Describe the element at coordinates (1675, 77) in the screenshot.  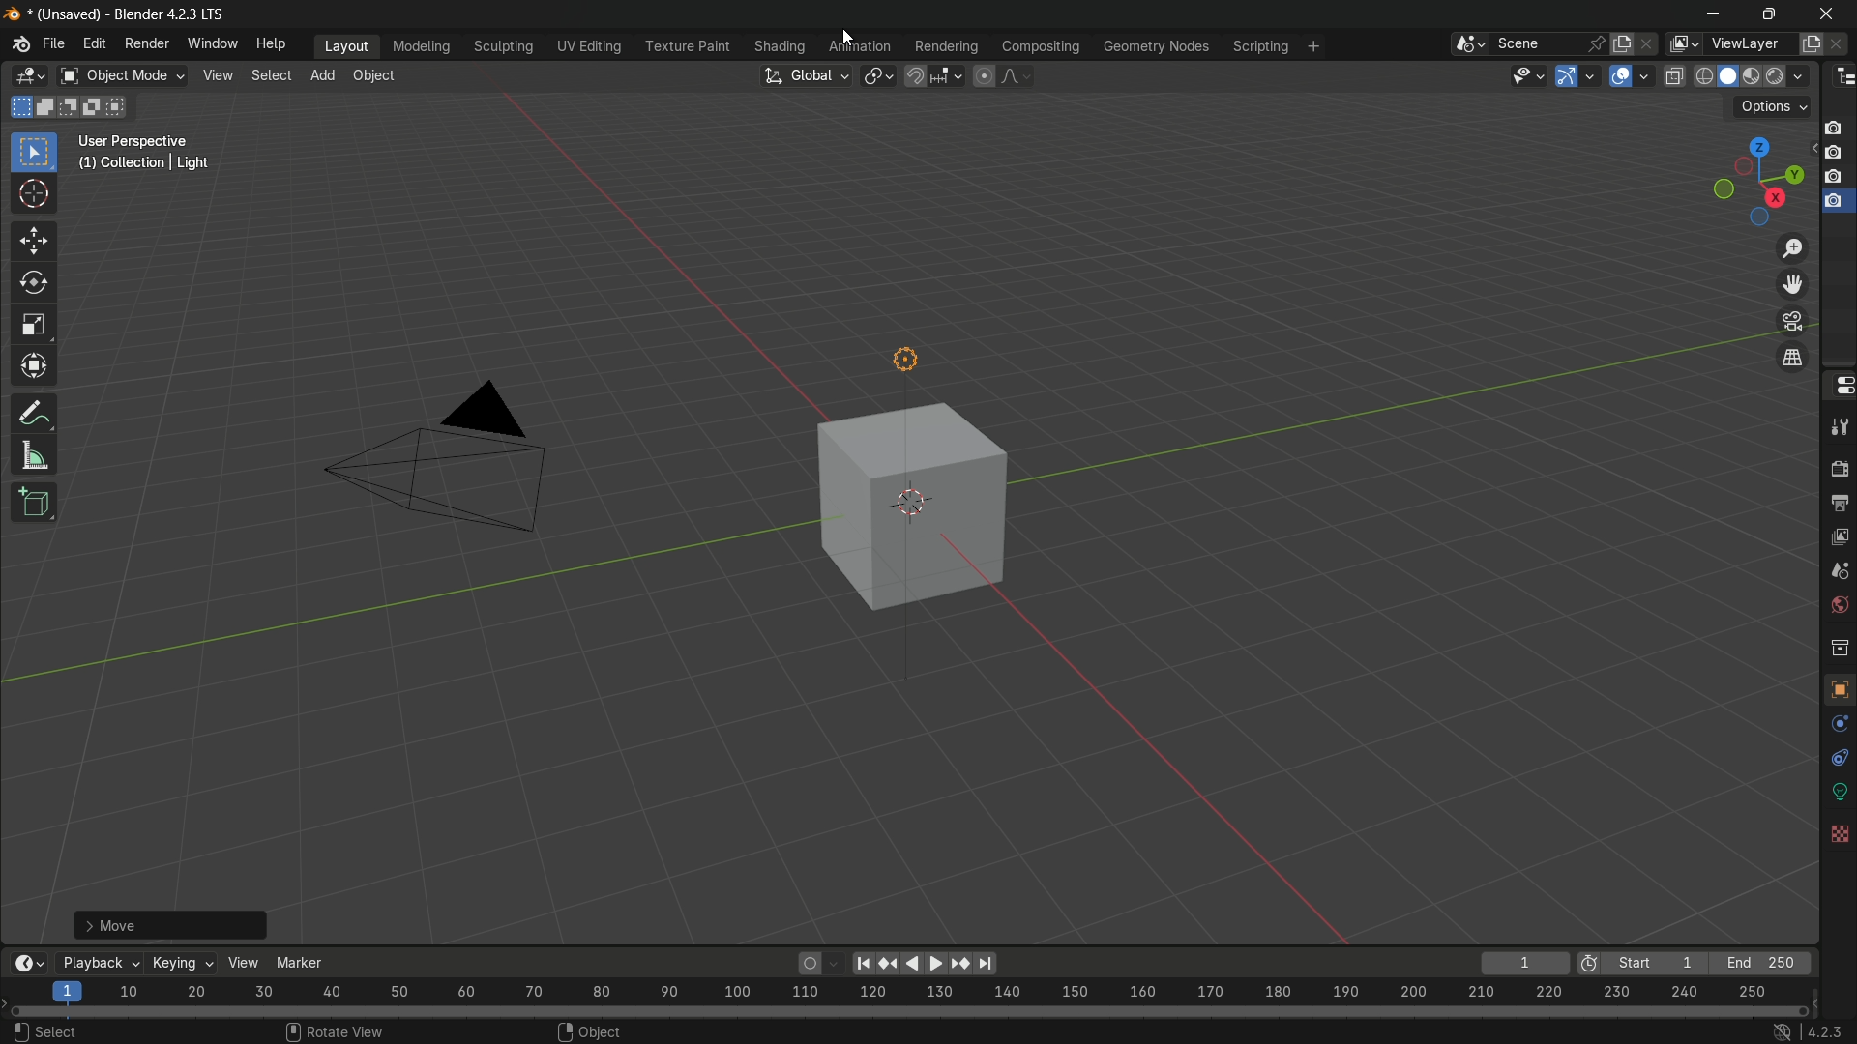
I see `toggle x-ray` at that location.